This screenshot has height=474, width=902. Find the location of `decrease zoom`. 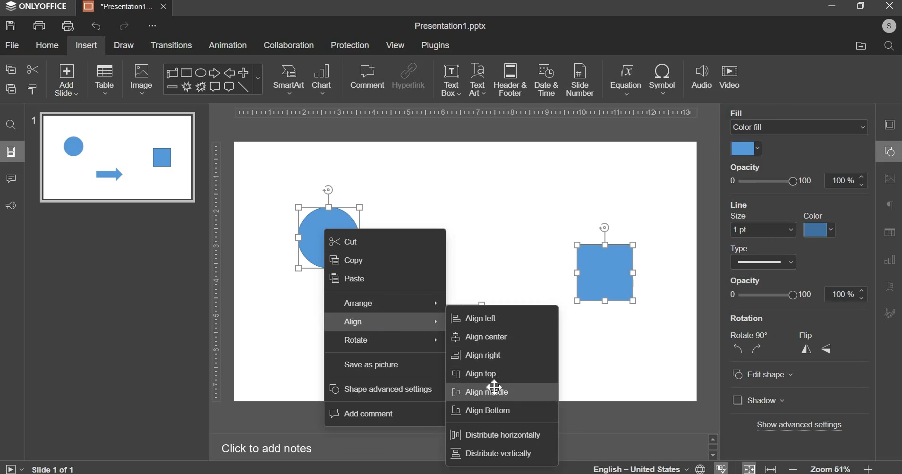

decrease zoom is located at coordinates (793, 469).